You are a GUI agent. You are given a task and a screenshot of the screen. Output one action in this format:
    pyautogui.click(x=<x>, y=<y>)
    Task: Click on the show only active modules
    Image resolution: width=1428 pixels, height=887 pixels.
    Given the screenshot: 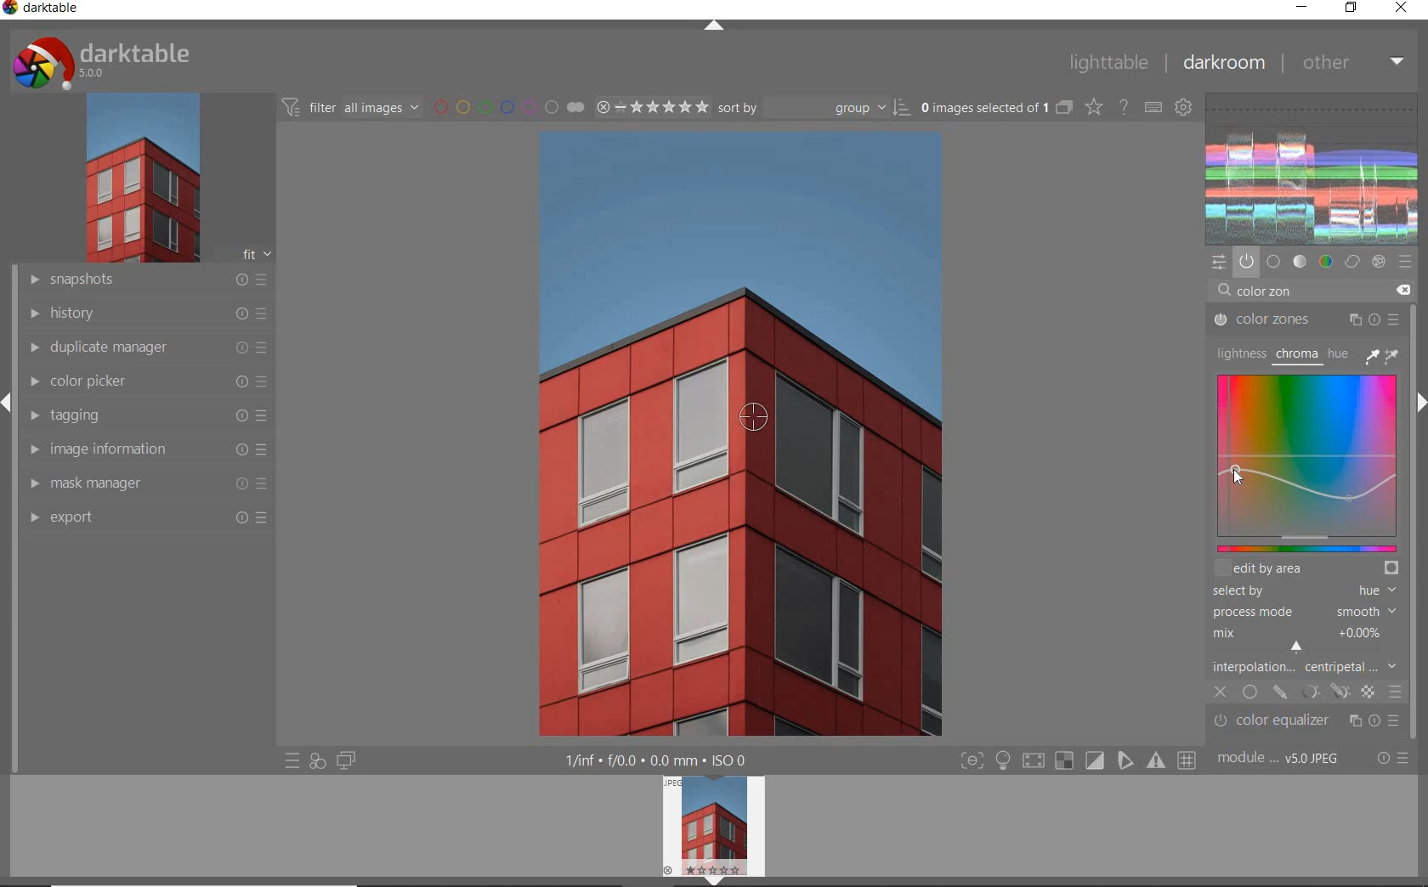 What is the action you would take?
    pyautogui.click(x=1246, y=261)
    